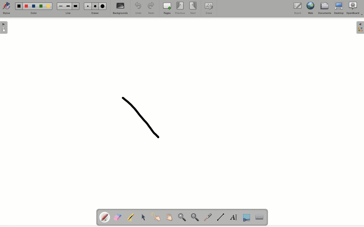 The image size is (364, 227). What do you see at coordinates (95, 13) in the screenshot?
I see `Erase` at bounding box center [95, 13].